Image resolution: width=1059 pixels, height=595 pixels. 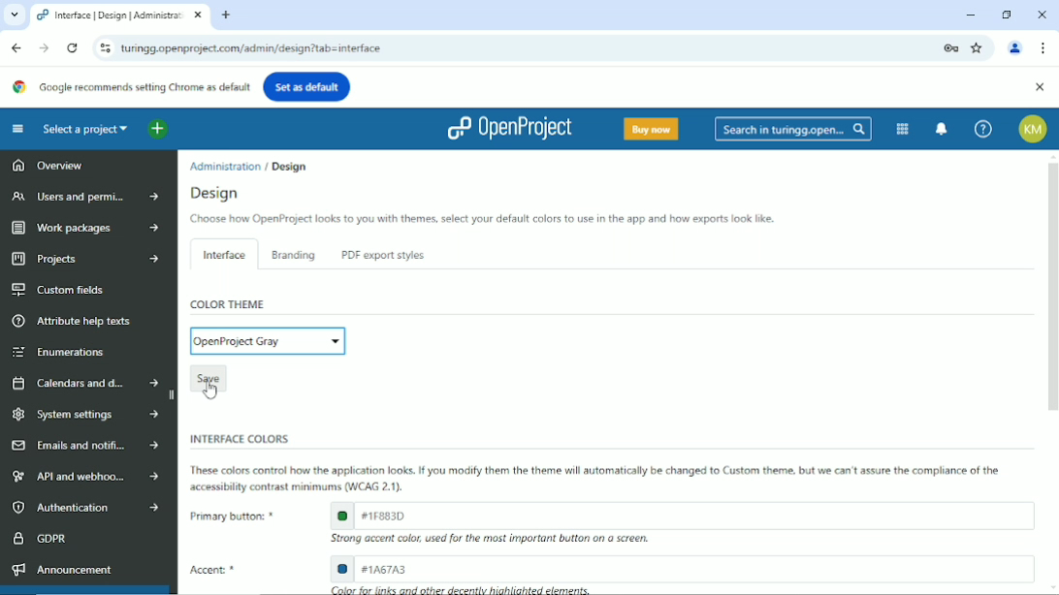 What do you see at coordinates (294, 255) in the screenshot?
I see `Branding` at bounding box center [294, 255].